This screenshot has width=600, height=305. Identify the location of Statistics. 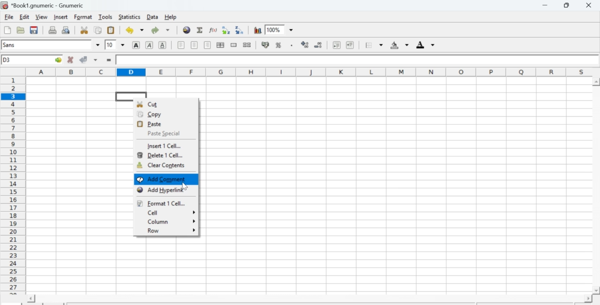
(130, 17).